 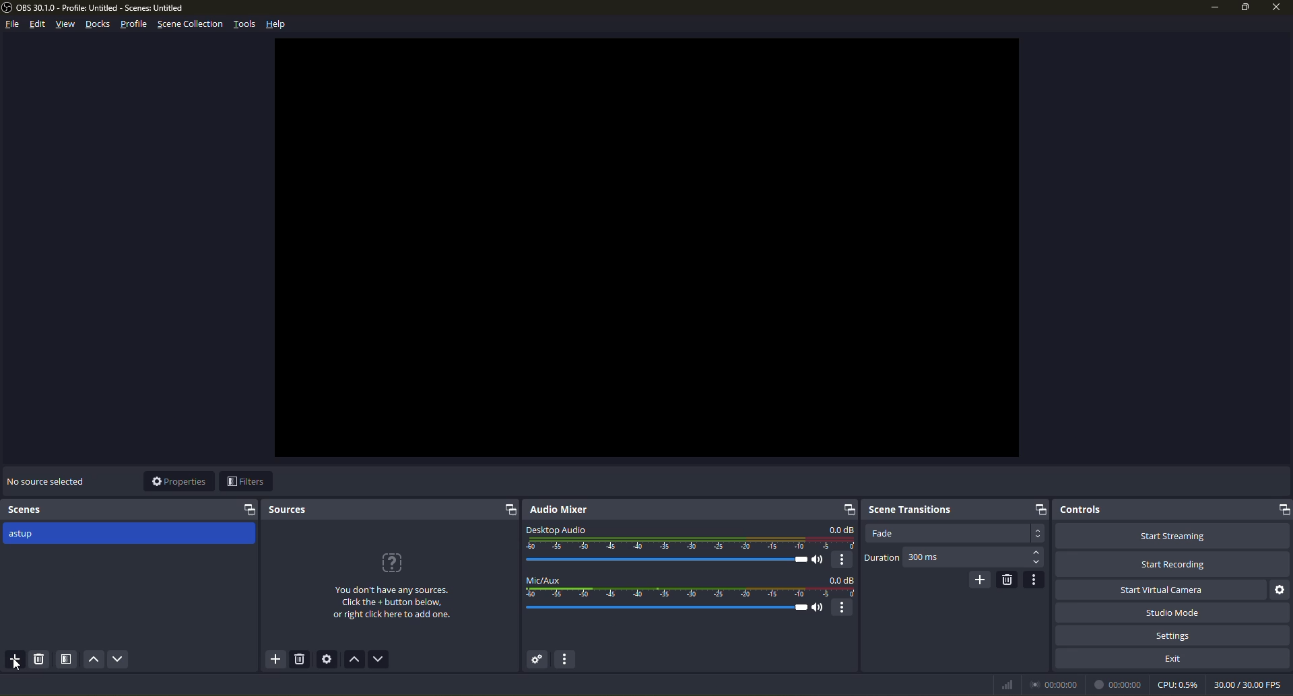 I want to click on audio level, so click(x=691, y=543).